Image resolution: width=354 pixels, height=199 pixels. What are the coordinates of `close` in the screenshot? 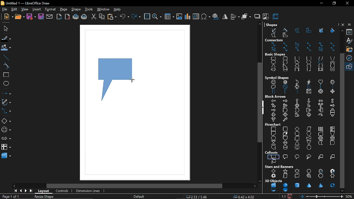 It's located at (343, 25).